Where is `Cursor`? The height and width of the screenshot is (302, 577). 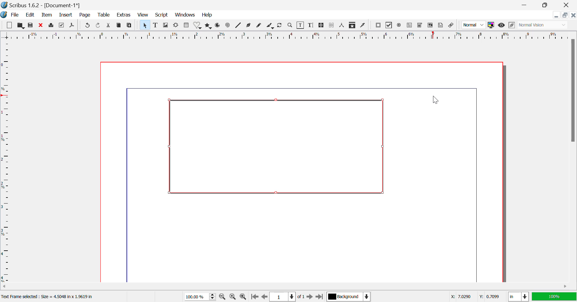 Cursor is located at coordinates (437, 101).